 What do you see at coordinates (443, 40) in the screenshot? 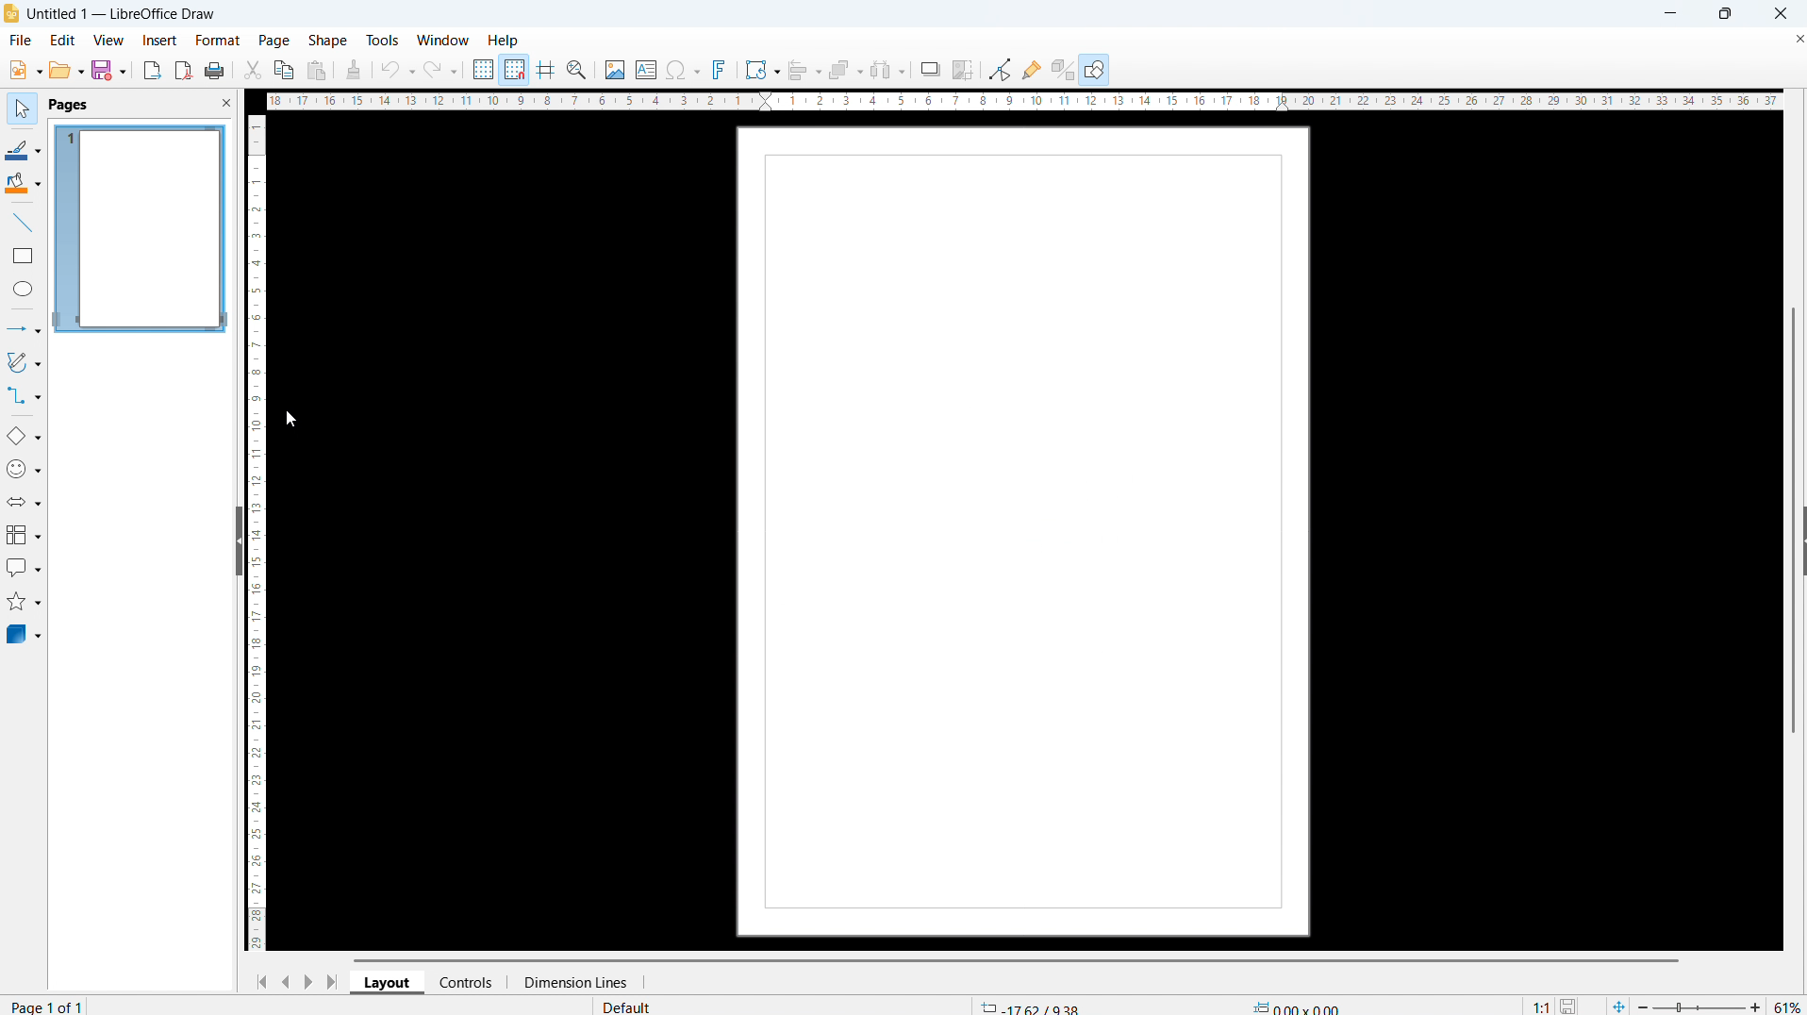
I see `window` at bounding box center [443, 40].